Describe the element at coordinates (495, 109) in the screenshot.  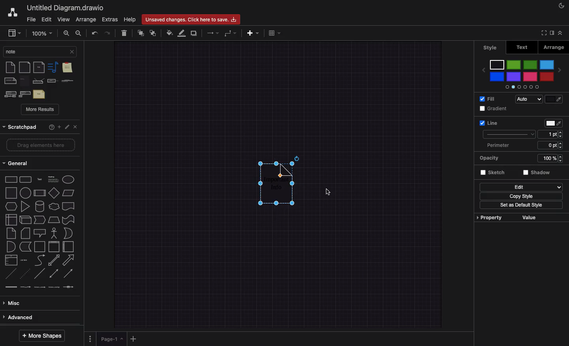
I see `Gradient` at that location.